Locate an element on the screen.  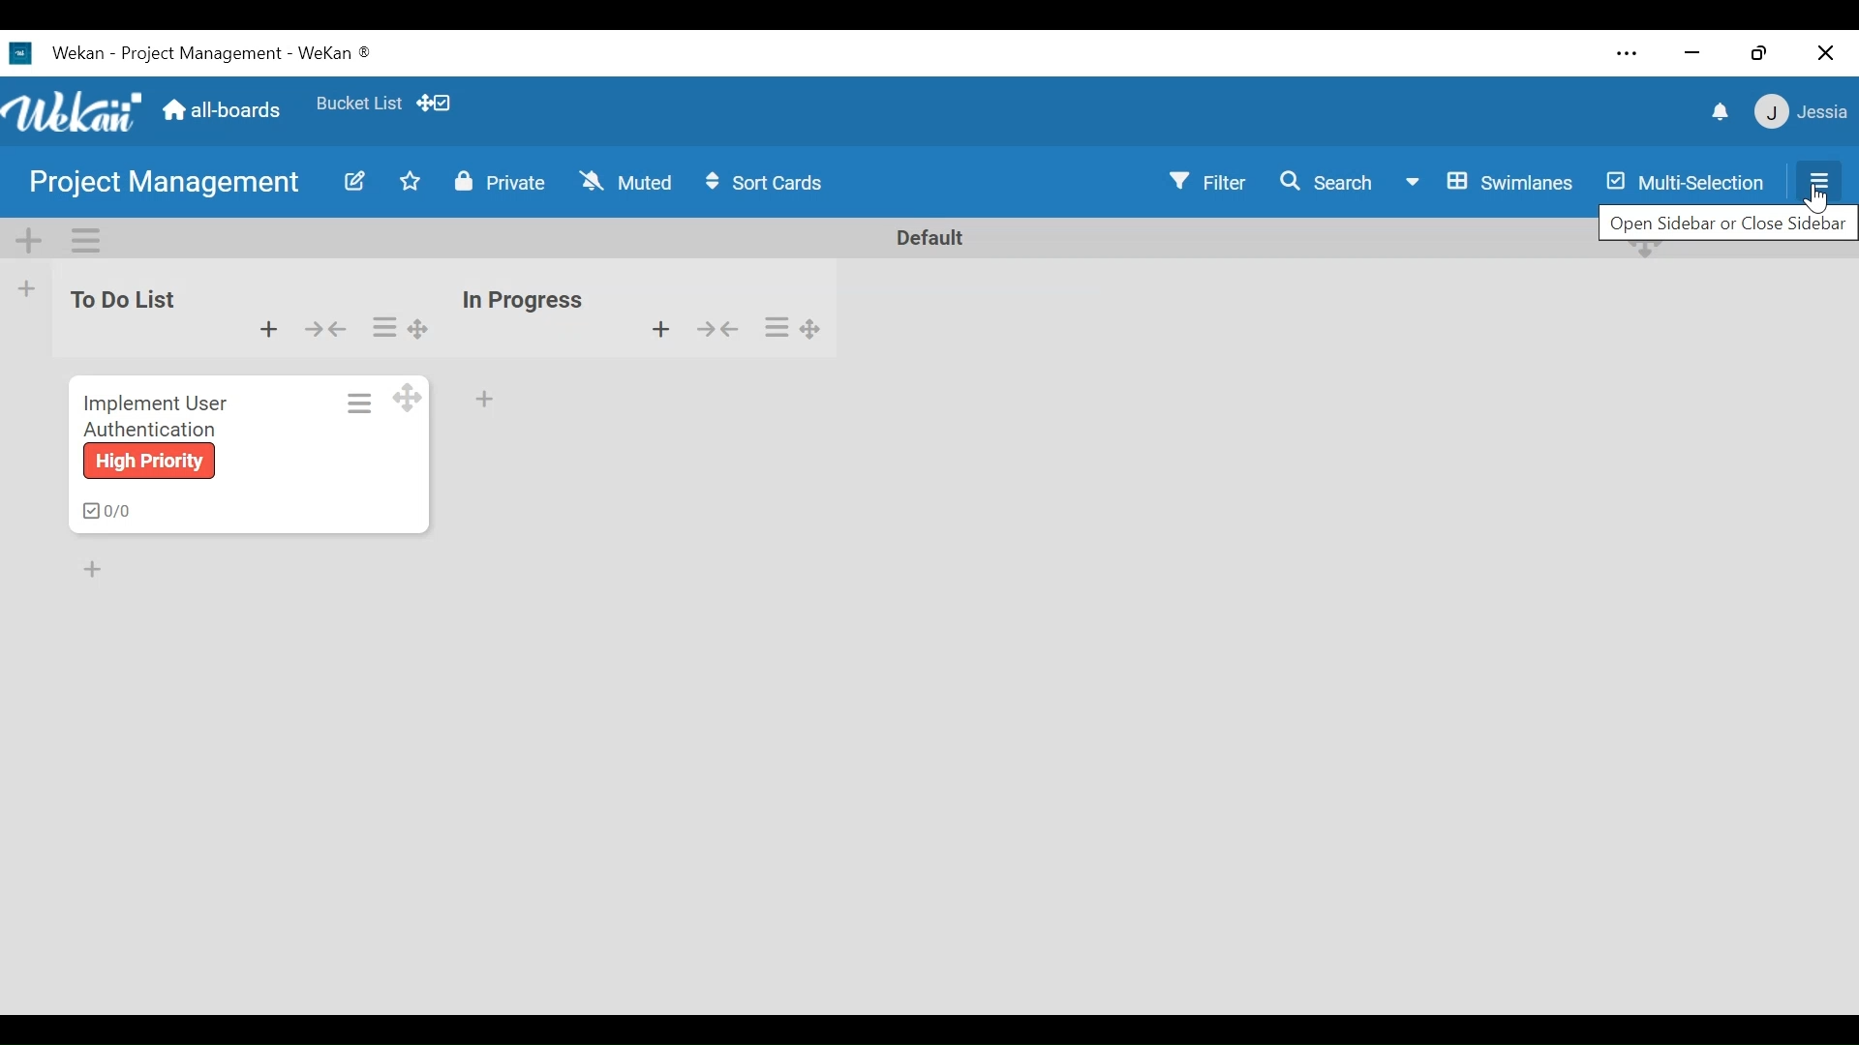
Search is located at coordinates (1326, 180).